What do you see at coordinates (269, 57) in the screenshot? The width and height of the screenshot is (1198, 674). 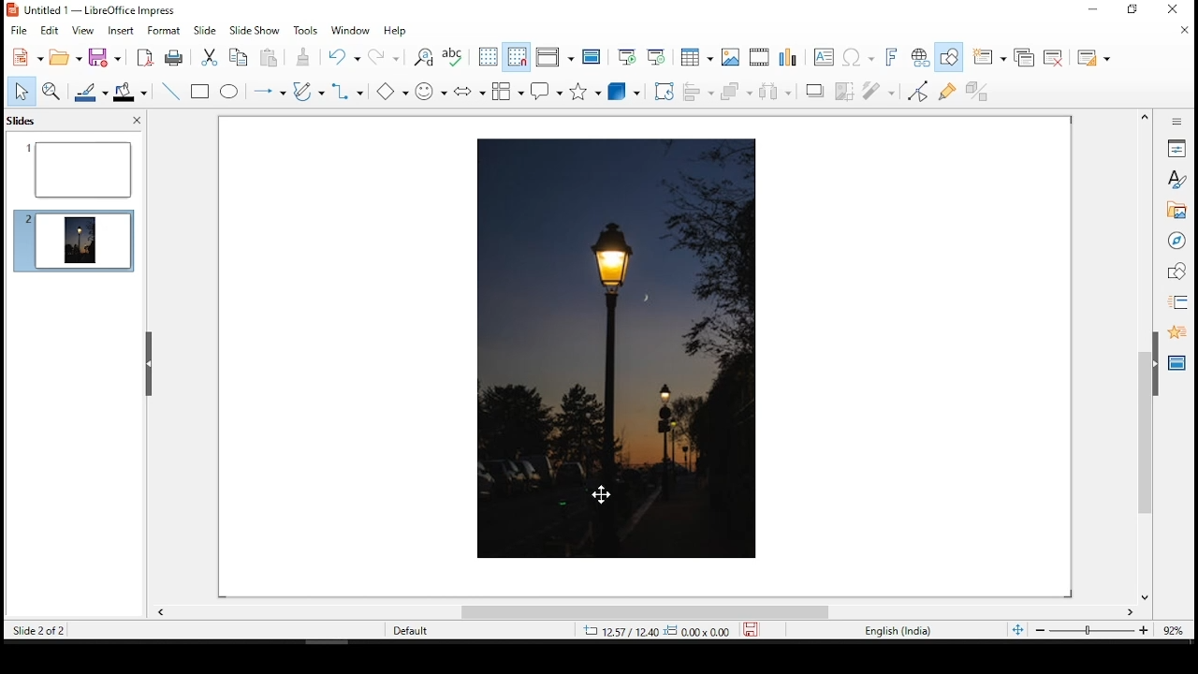 I see `paste` at bounding box center [269, 57].